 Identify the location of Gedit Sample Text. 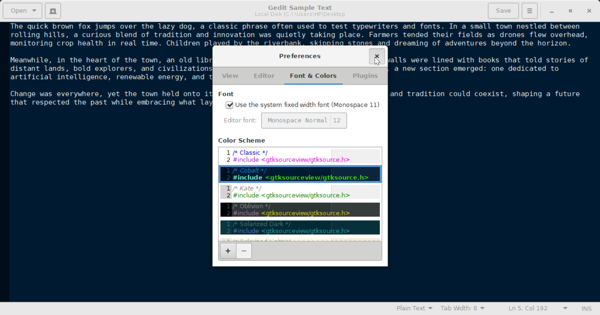
(298, 7).